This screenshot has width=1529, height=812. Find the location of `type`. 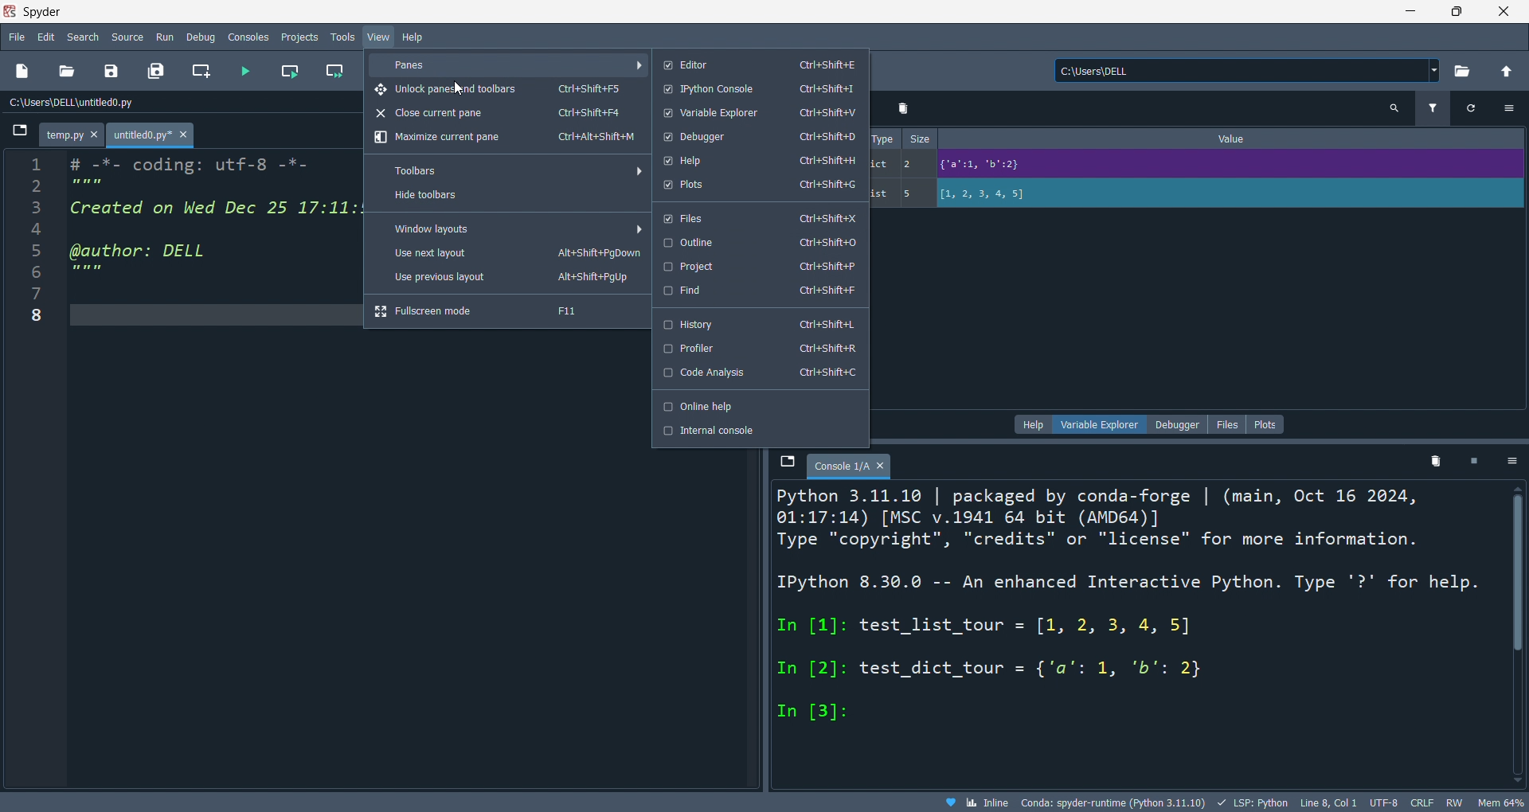

type is located at coordinates (883, 138).